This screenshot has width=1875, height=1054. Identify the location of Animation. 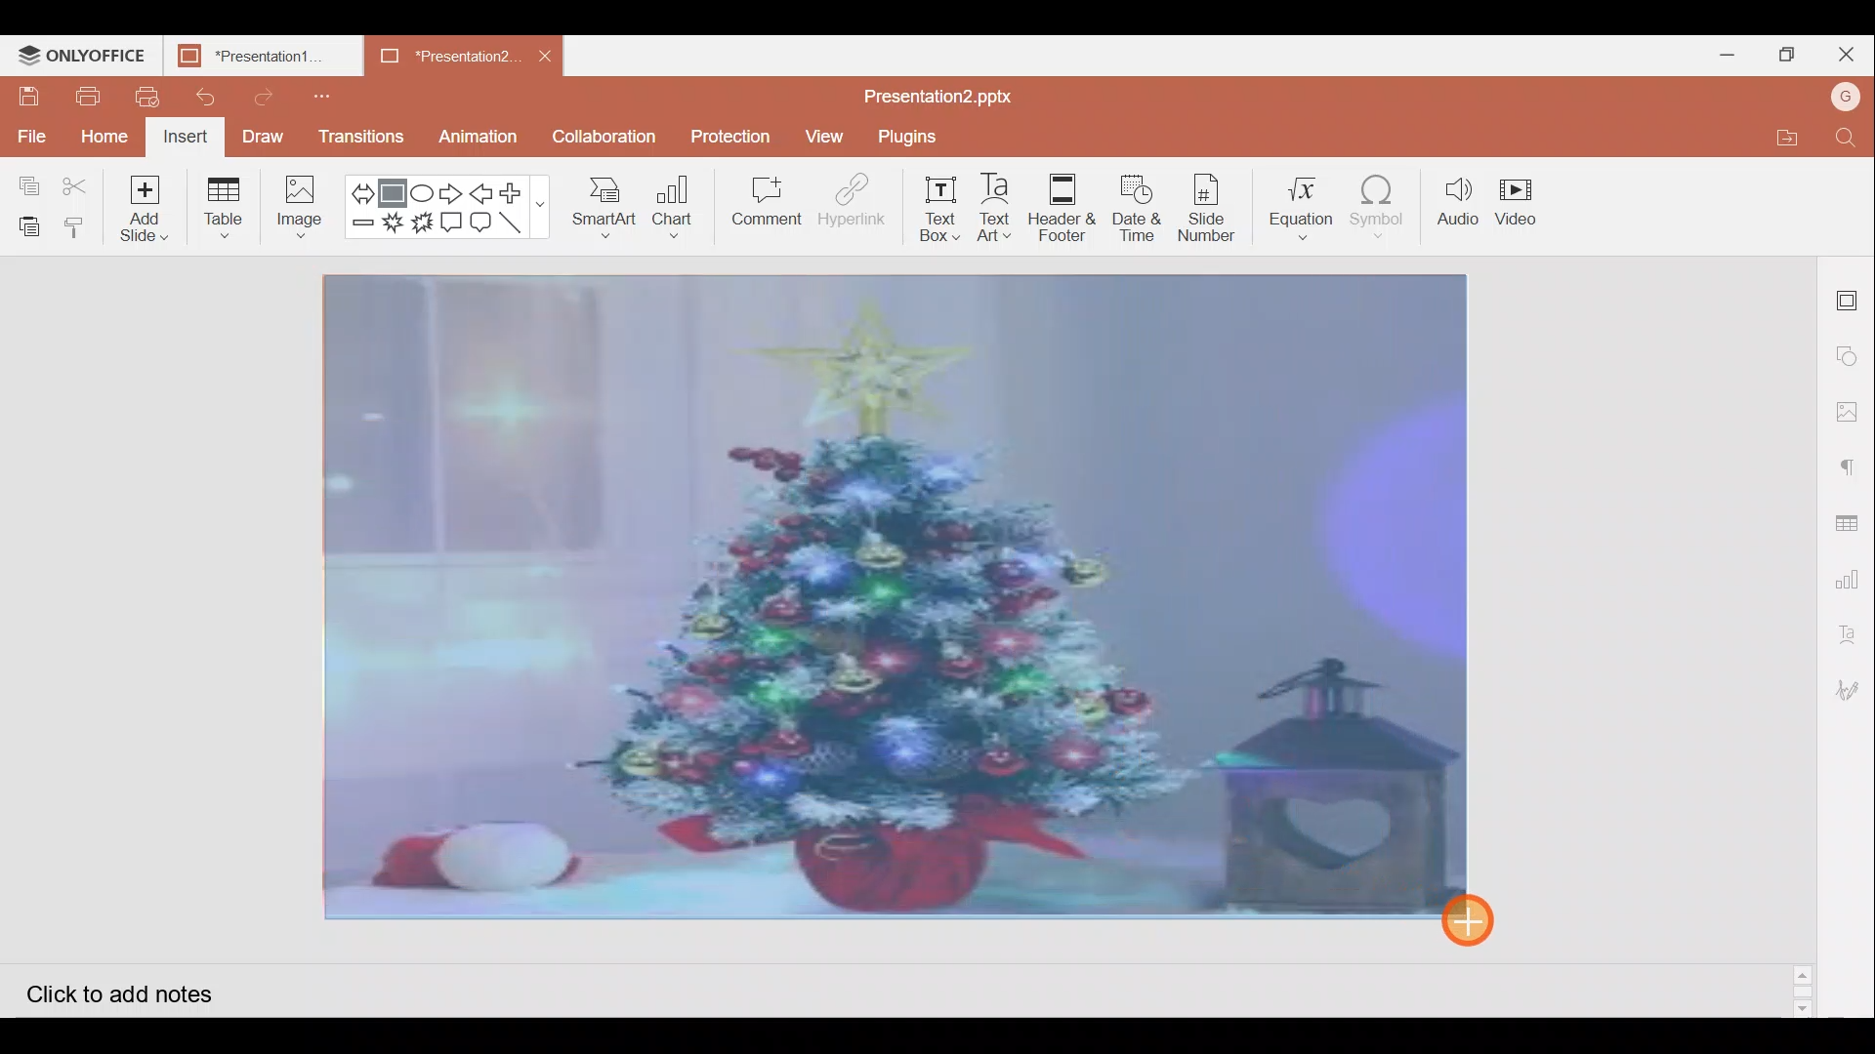
(485, 133).